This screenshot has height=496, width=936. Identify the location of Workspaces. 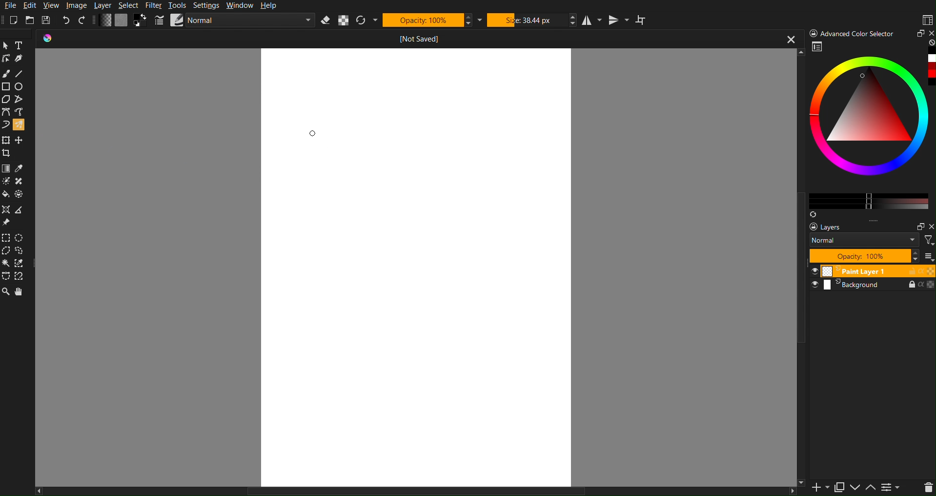
(927, 19).